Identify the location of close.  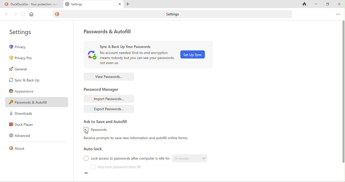
(120, 4).